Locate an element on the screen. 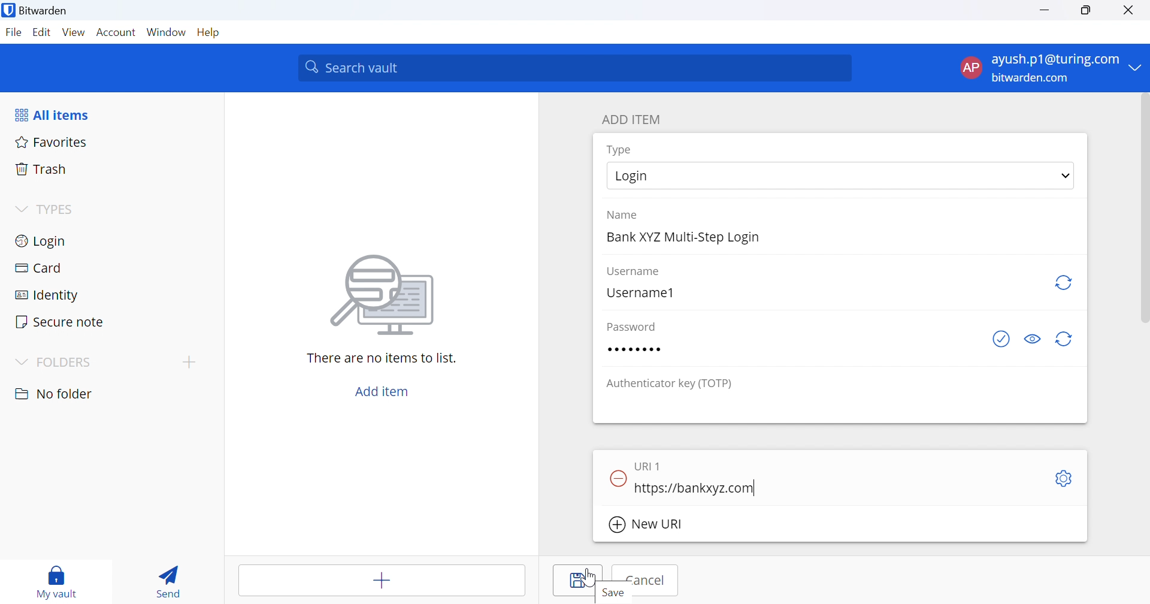 This screenshot has width=1150, height=604. Identity is located at coordinates (47, 295).